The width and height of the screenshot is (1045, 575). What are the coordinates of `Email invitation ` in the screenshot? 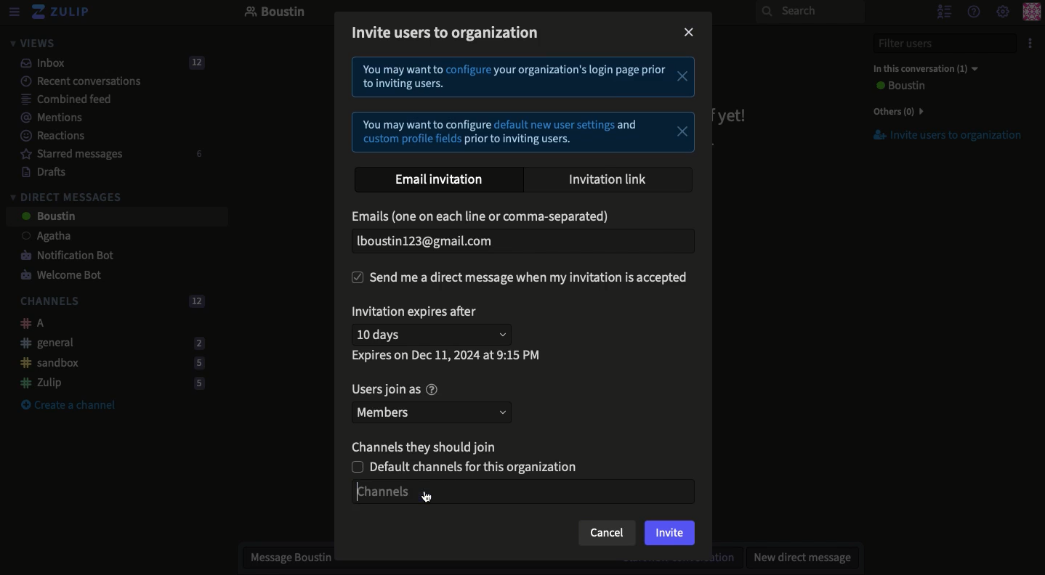 It's located at (441, 179).